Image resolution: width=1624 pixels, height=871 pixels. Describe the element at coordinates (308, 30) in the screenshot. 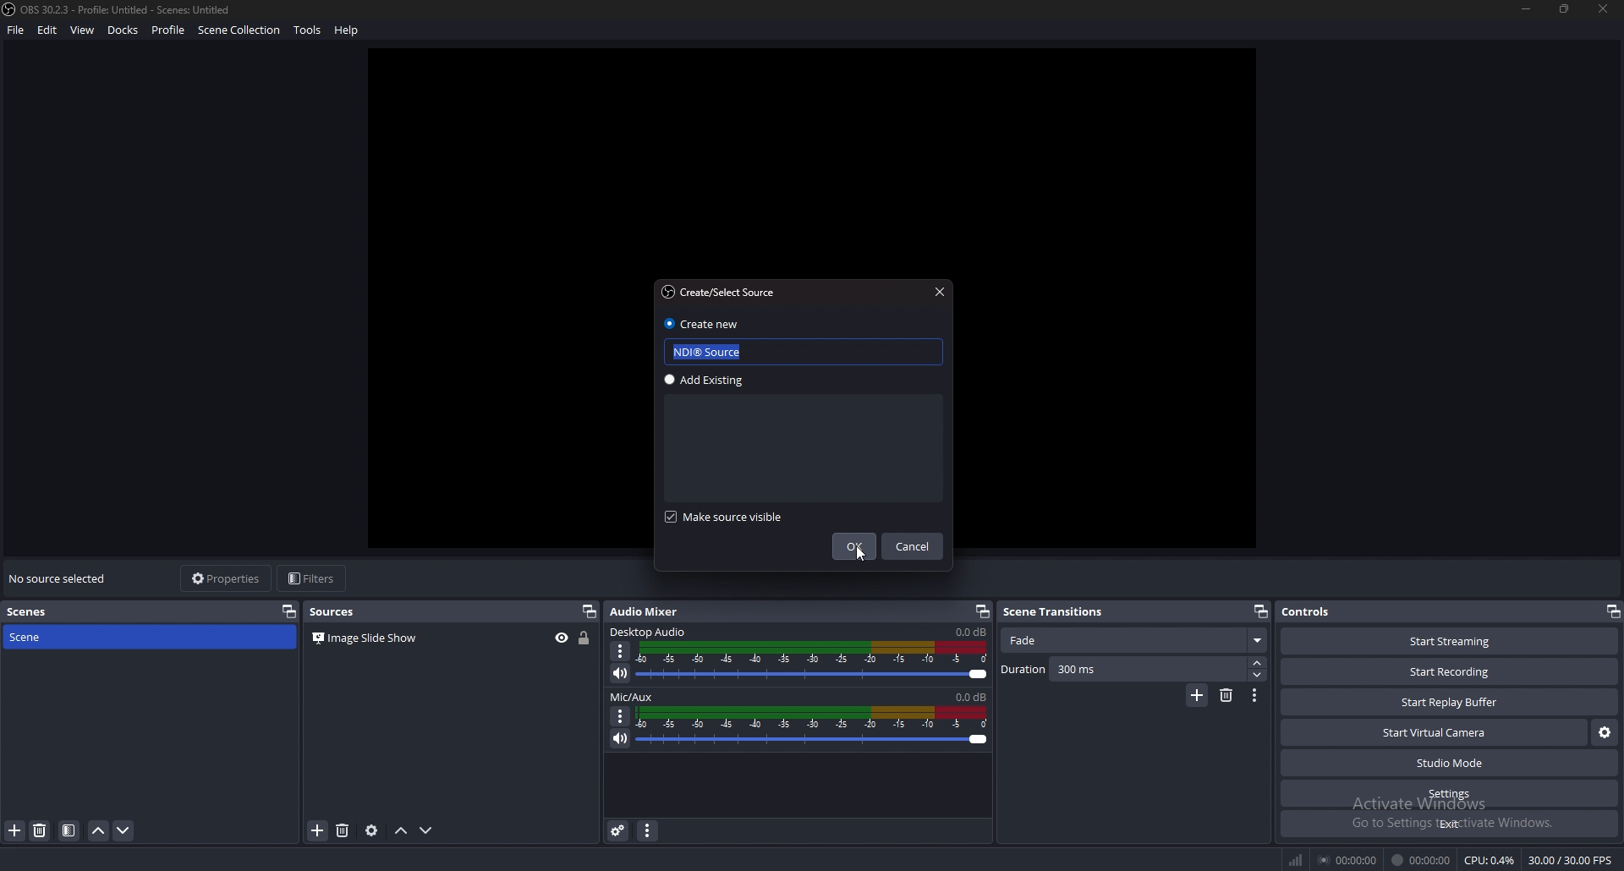

I see `tools` at that location.